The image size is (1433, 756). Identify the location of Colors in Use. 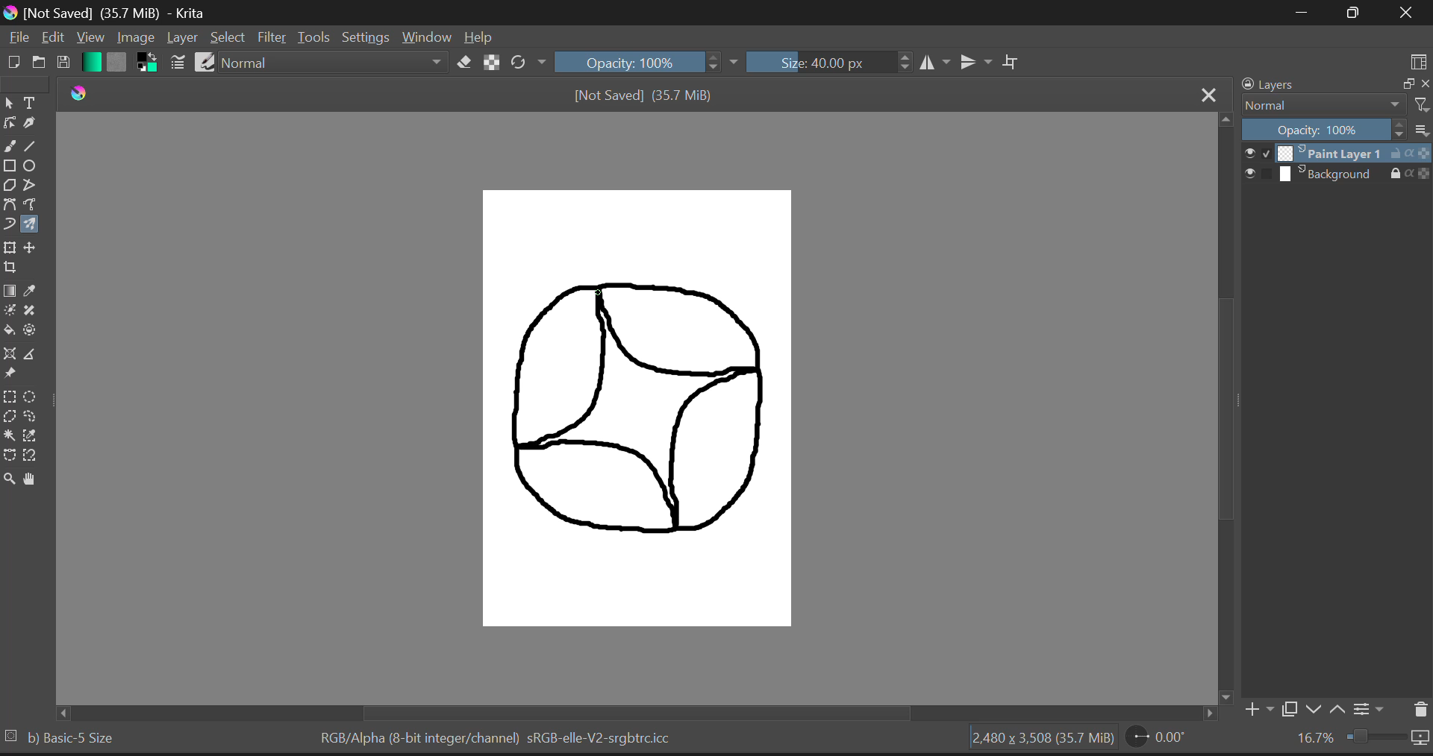
(146, 62).